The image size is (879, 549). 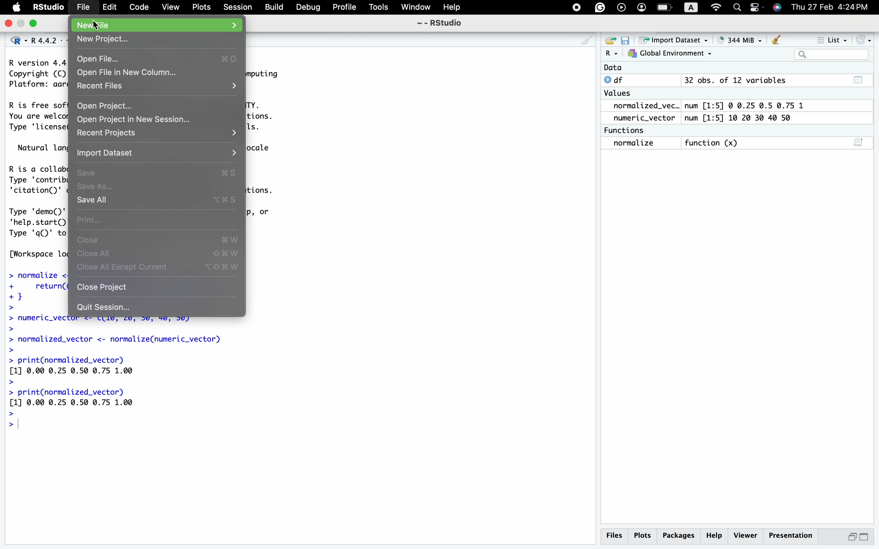 I want to click on siri, so click(x=777, y=8).